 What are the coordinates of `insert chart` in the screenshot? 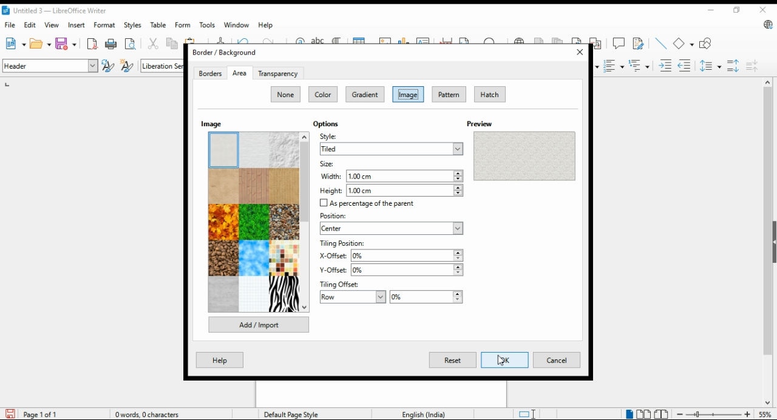 It's located at (404, 40).